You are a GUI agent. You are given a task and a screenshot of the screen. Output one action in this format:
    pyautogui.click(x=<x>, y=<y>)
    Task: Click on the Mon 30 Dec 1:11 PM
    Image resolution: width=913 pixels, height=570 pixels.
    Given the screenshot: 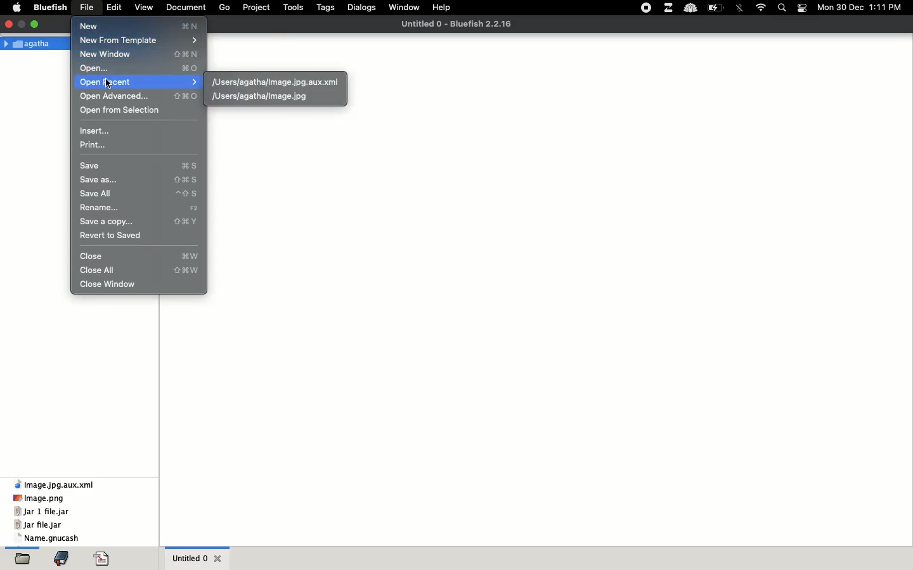 What is the action you would take?
    pyautogui.click(x=860, y=6)
    